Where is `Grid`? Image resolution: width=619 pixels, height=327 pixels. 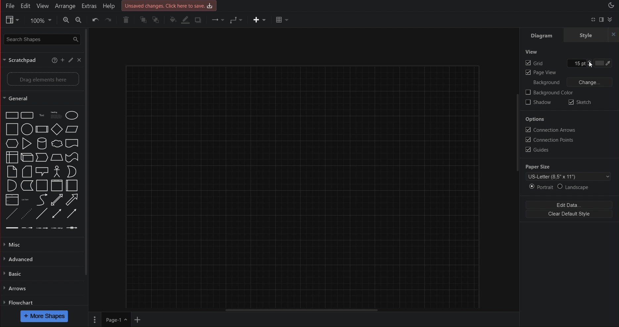 Grid is located at coordinates (535, 64).